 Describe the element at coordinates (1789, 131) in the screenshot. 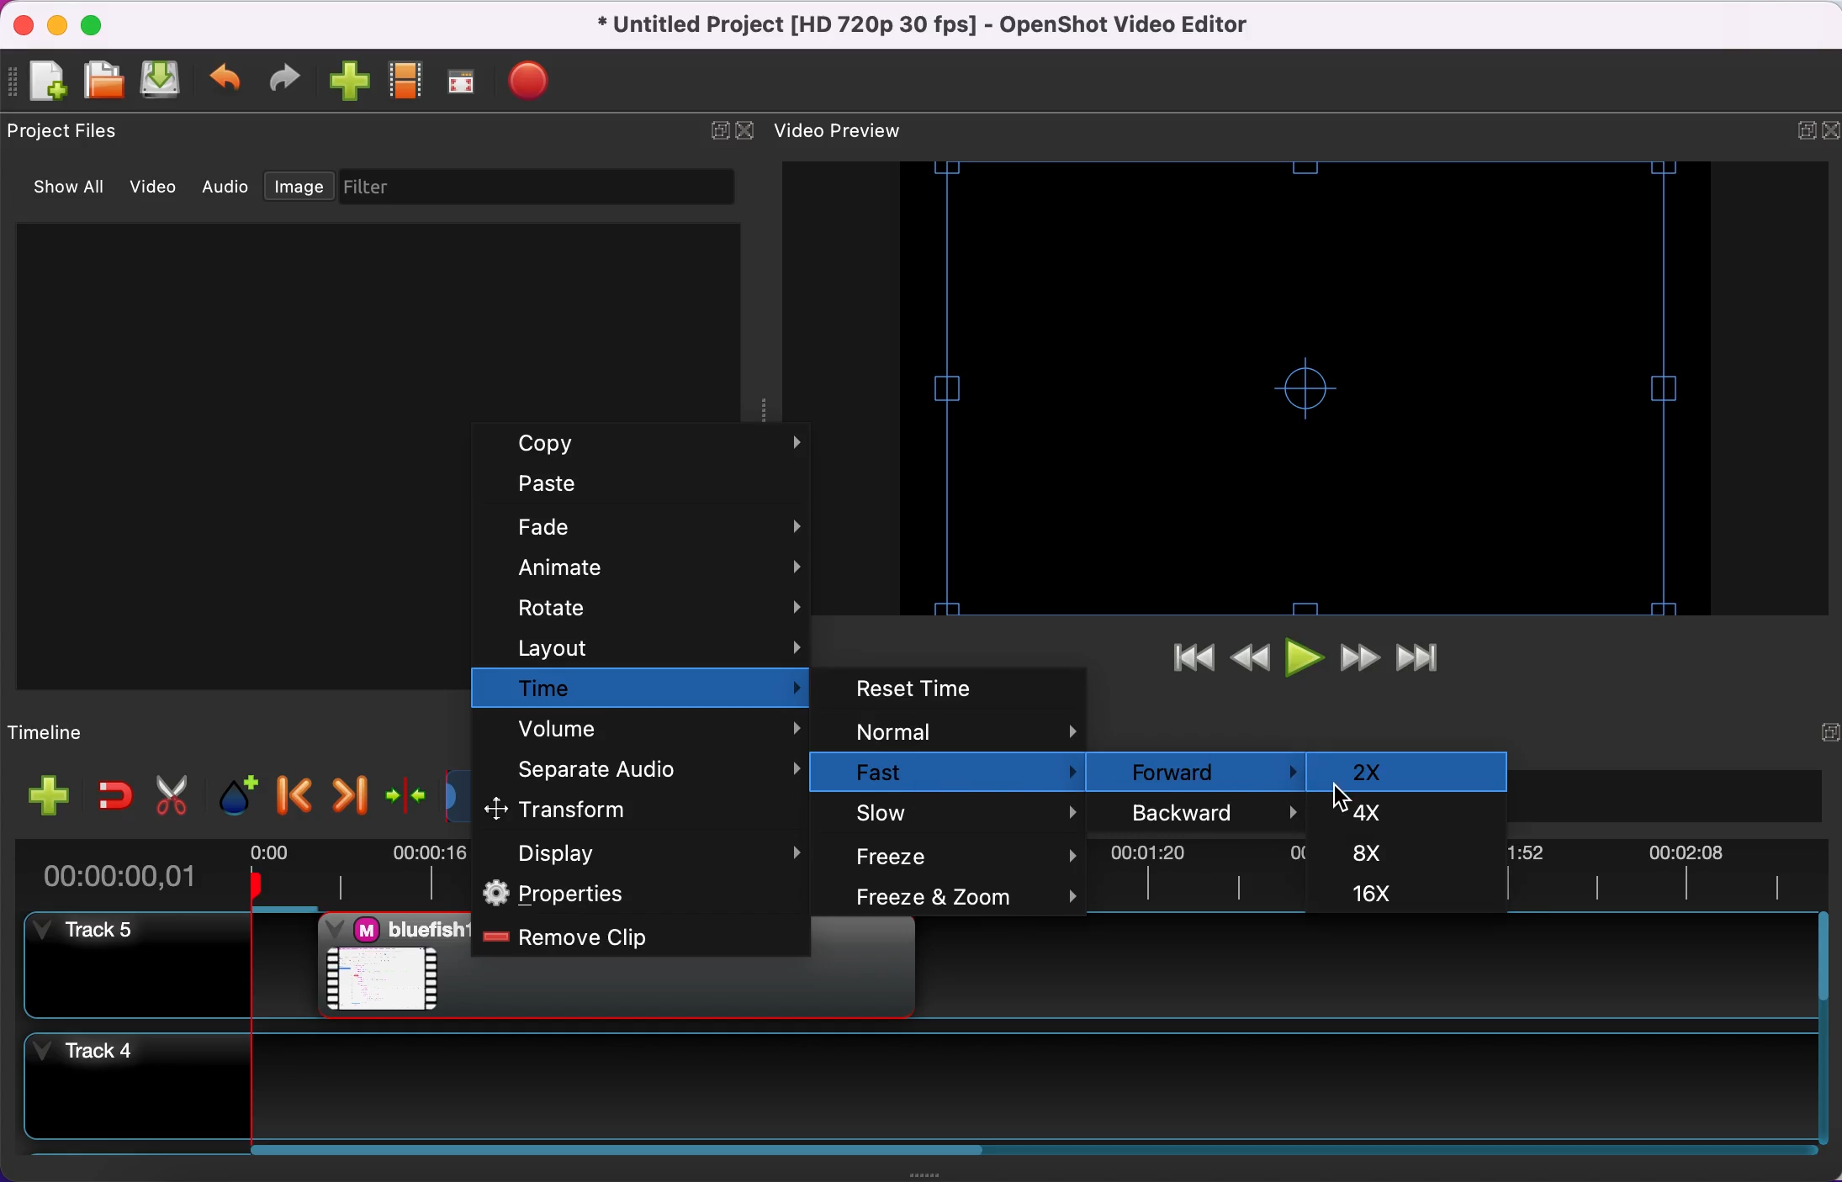

I see `expand/hide` at that location.